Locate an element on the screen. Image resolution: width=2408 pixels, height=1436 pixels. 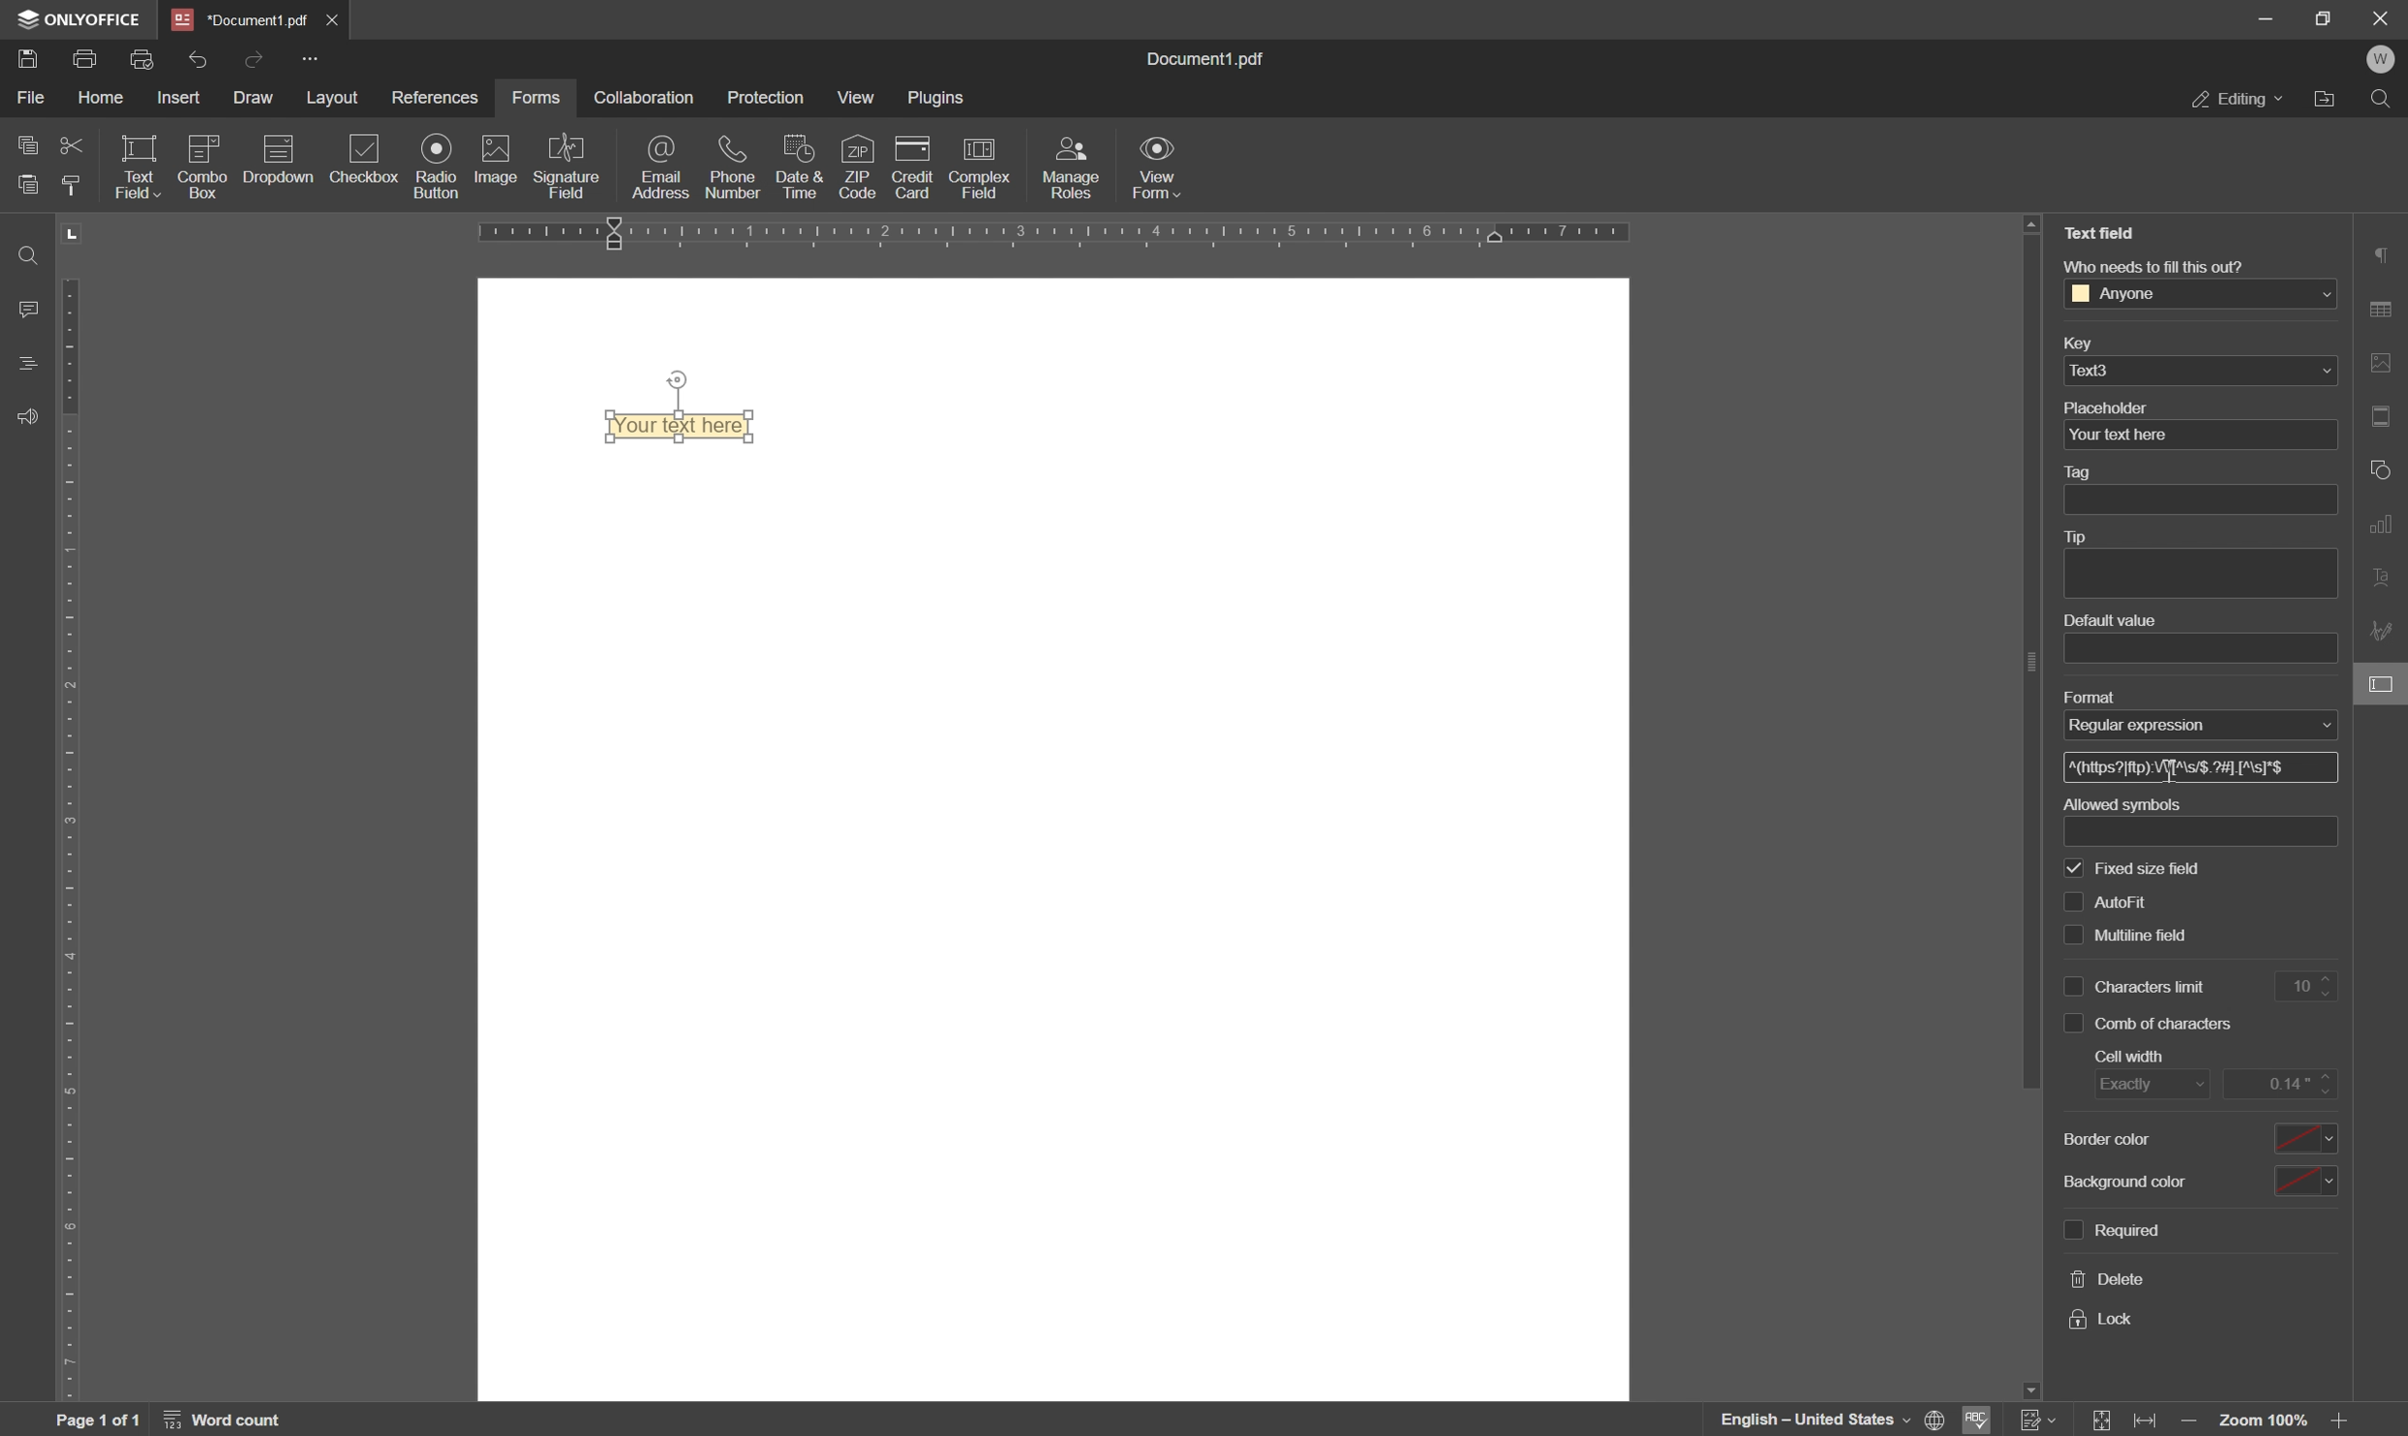
phone number is located at coordinates (736, 165).